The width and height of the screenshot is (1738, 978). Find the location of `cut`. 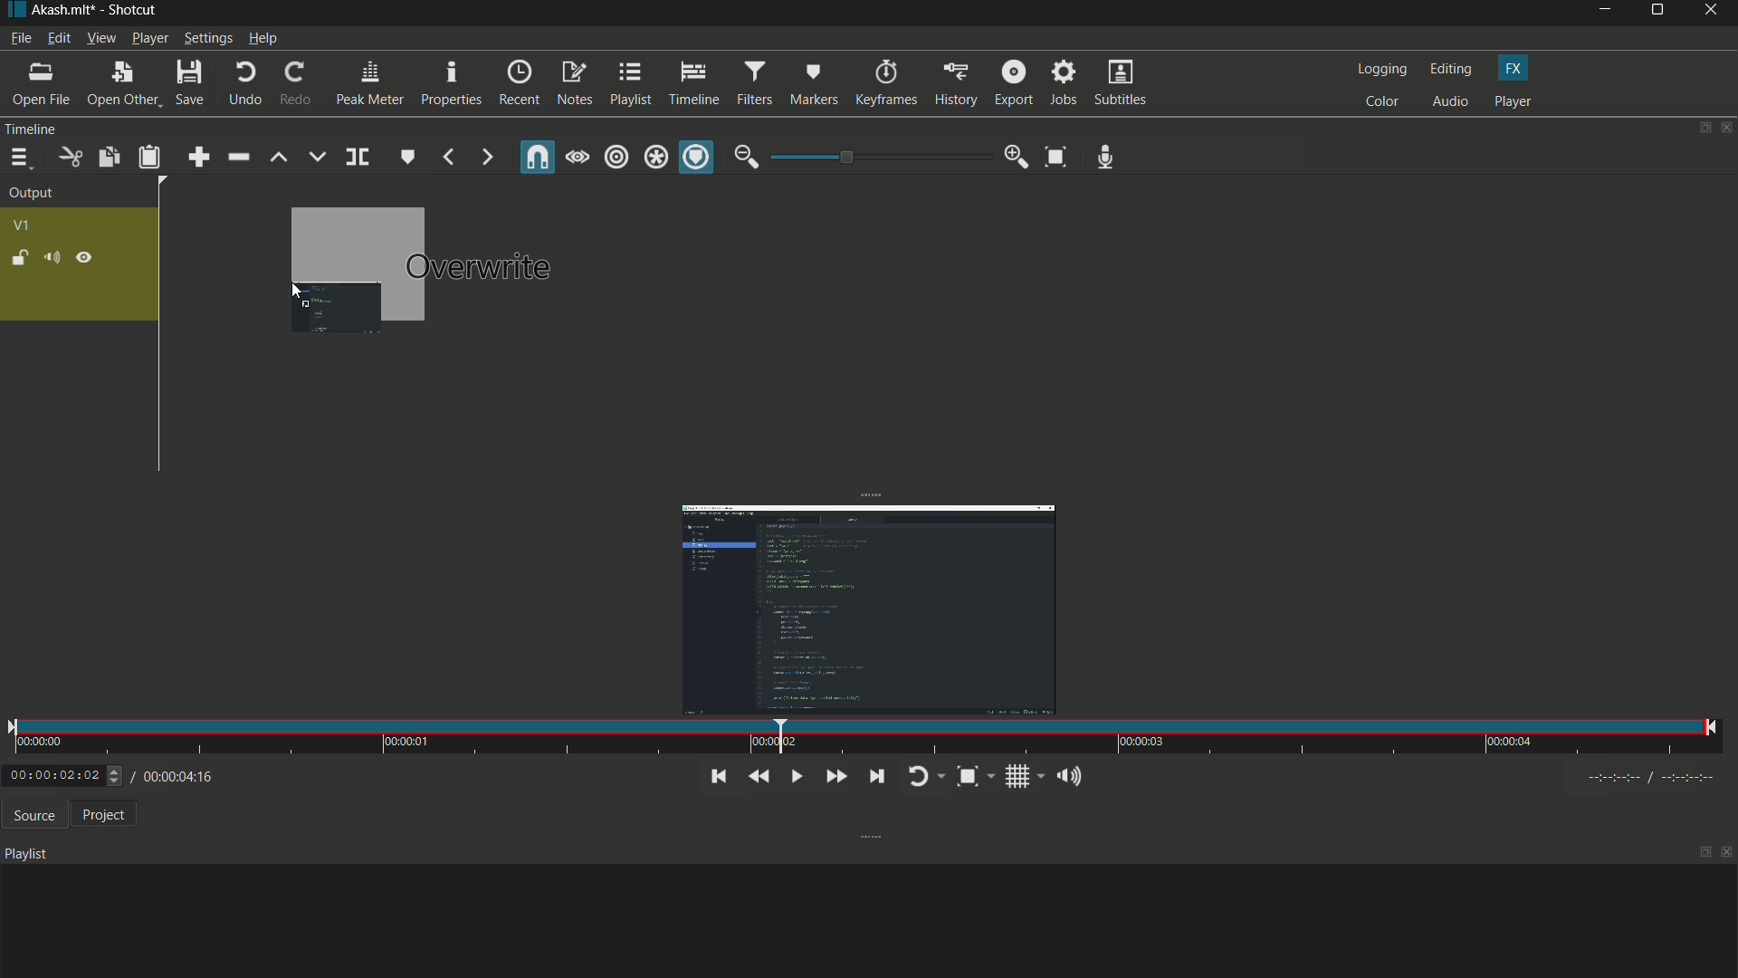

cut is located at coordinates (68, 158).